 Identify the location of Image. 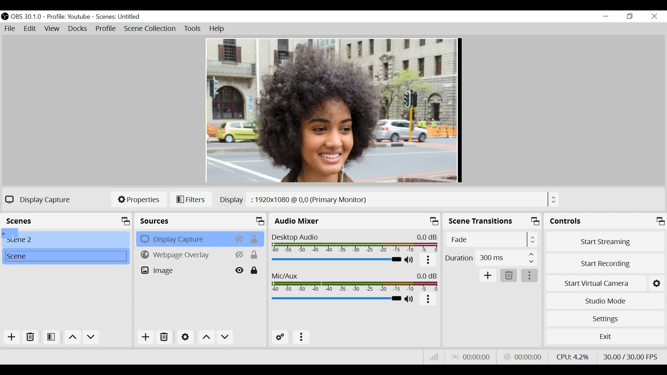
(184, 270).